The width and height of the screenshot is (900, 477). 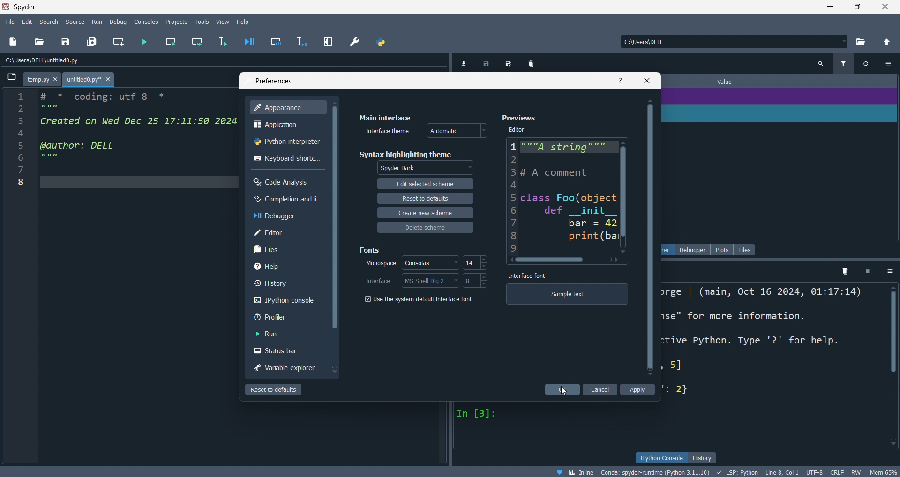 I want to click on Fonts, so click(x=375, y=248).